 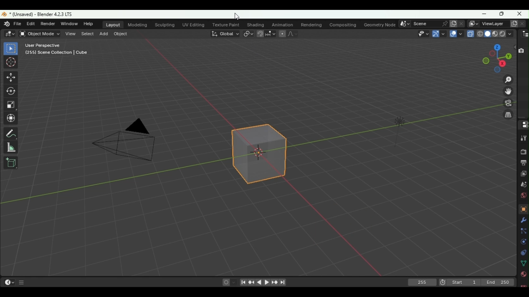 What do you see at coordinates (226, 282) in the screenshot?
I see `Auto keying` at bounding box center [226, 282].